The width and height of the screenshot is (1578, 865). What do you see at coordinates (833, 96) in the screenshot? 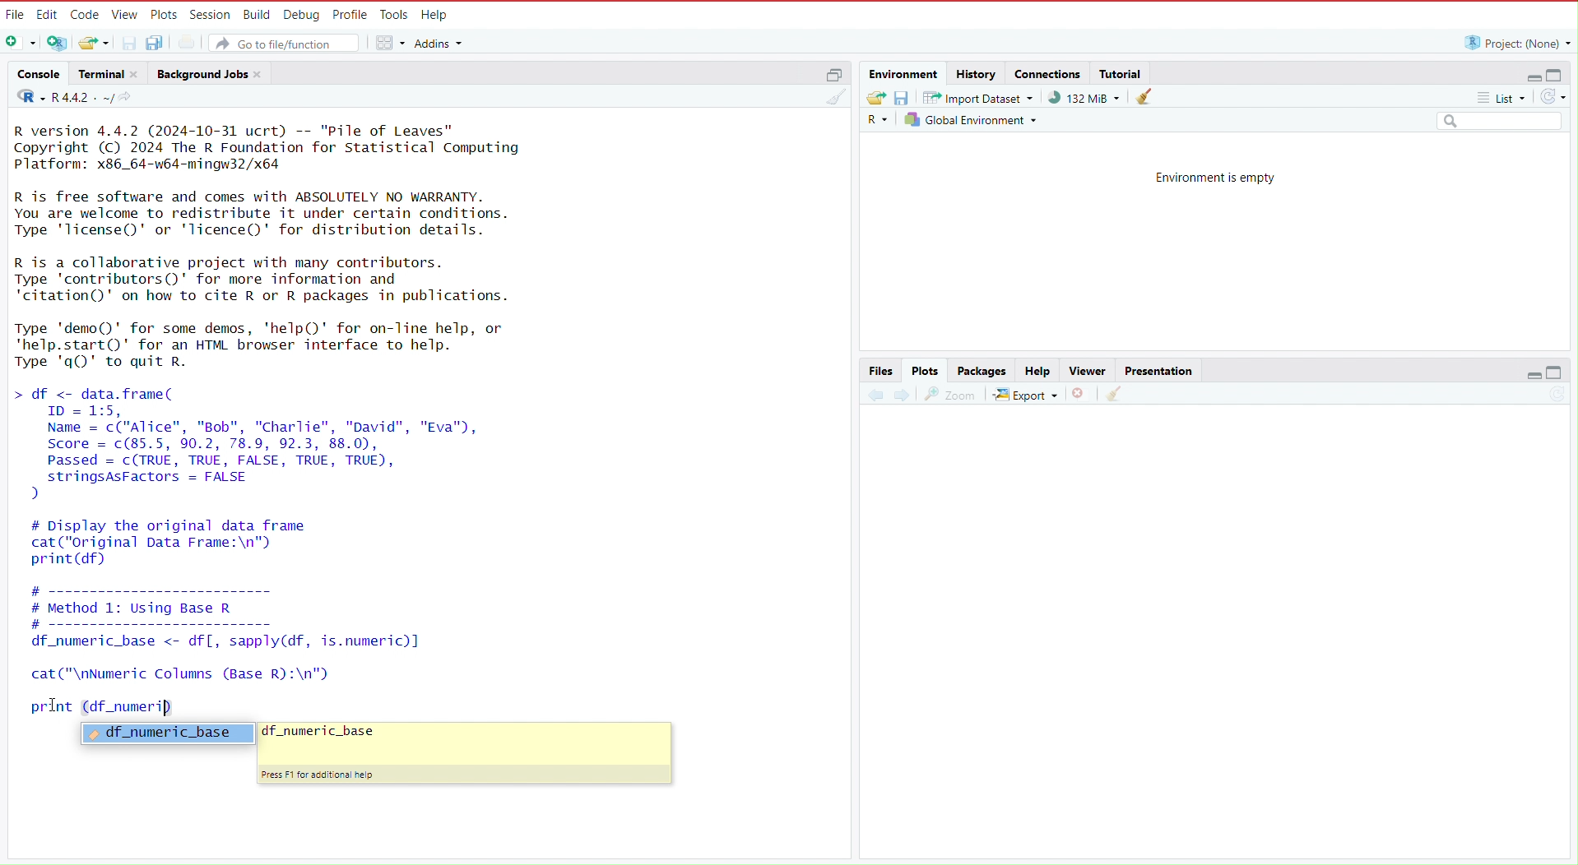
I see `clear console` at bounding box center [833, 96].